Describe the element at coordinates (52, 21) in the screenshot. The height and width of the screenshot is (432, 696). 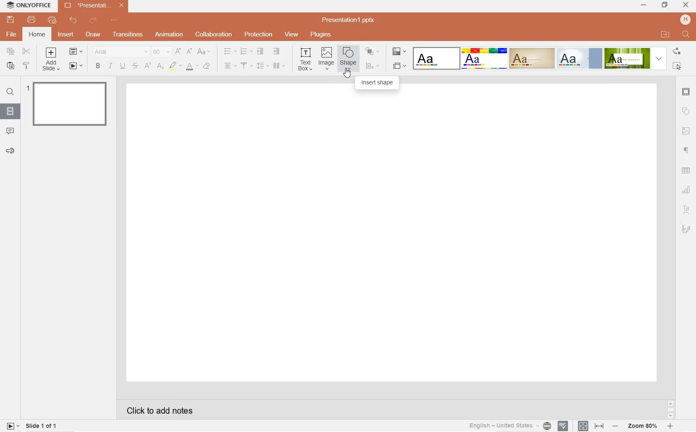
I see `quick print` at that location.